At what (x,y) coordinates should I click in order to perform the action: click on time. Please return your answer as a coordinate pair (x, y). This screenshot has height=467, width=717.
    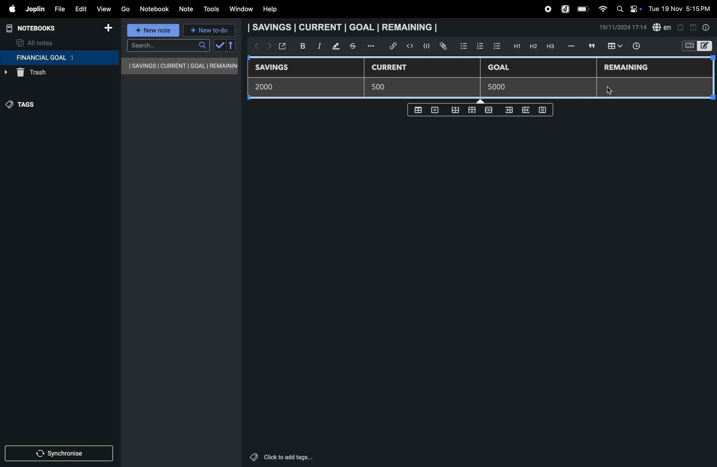
    Looking at the image, I should click on (640, 47).